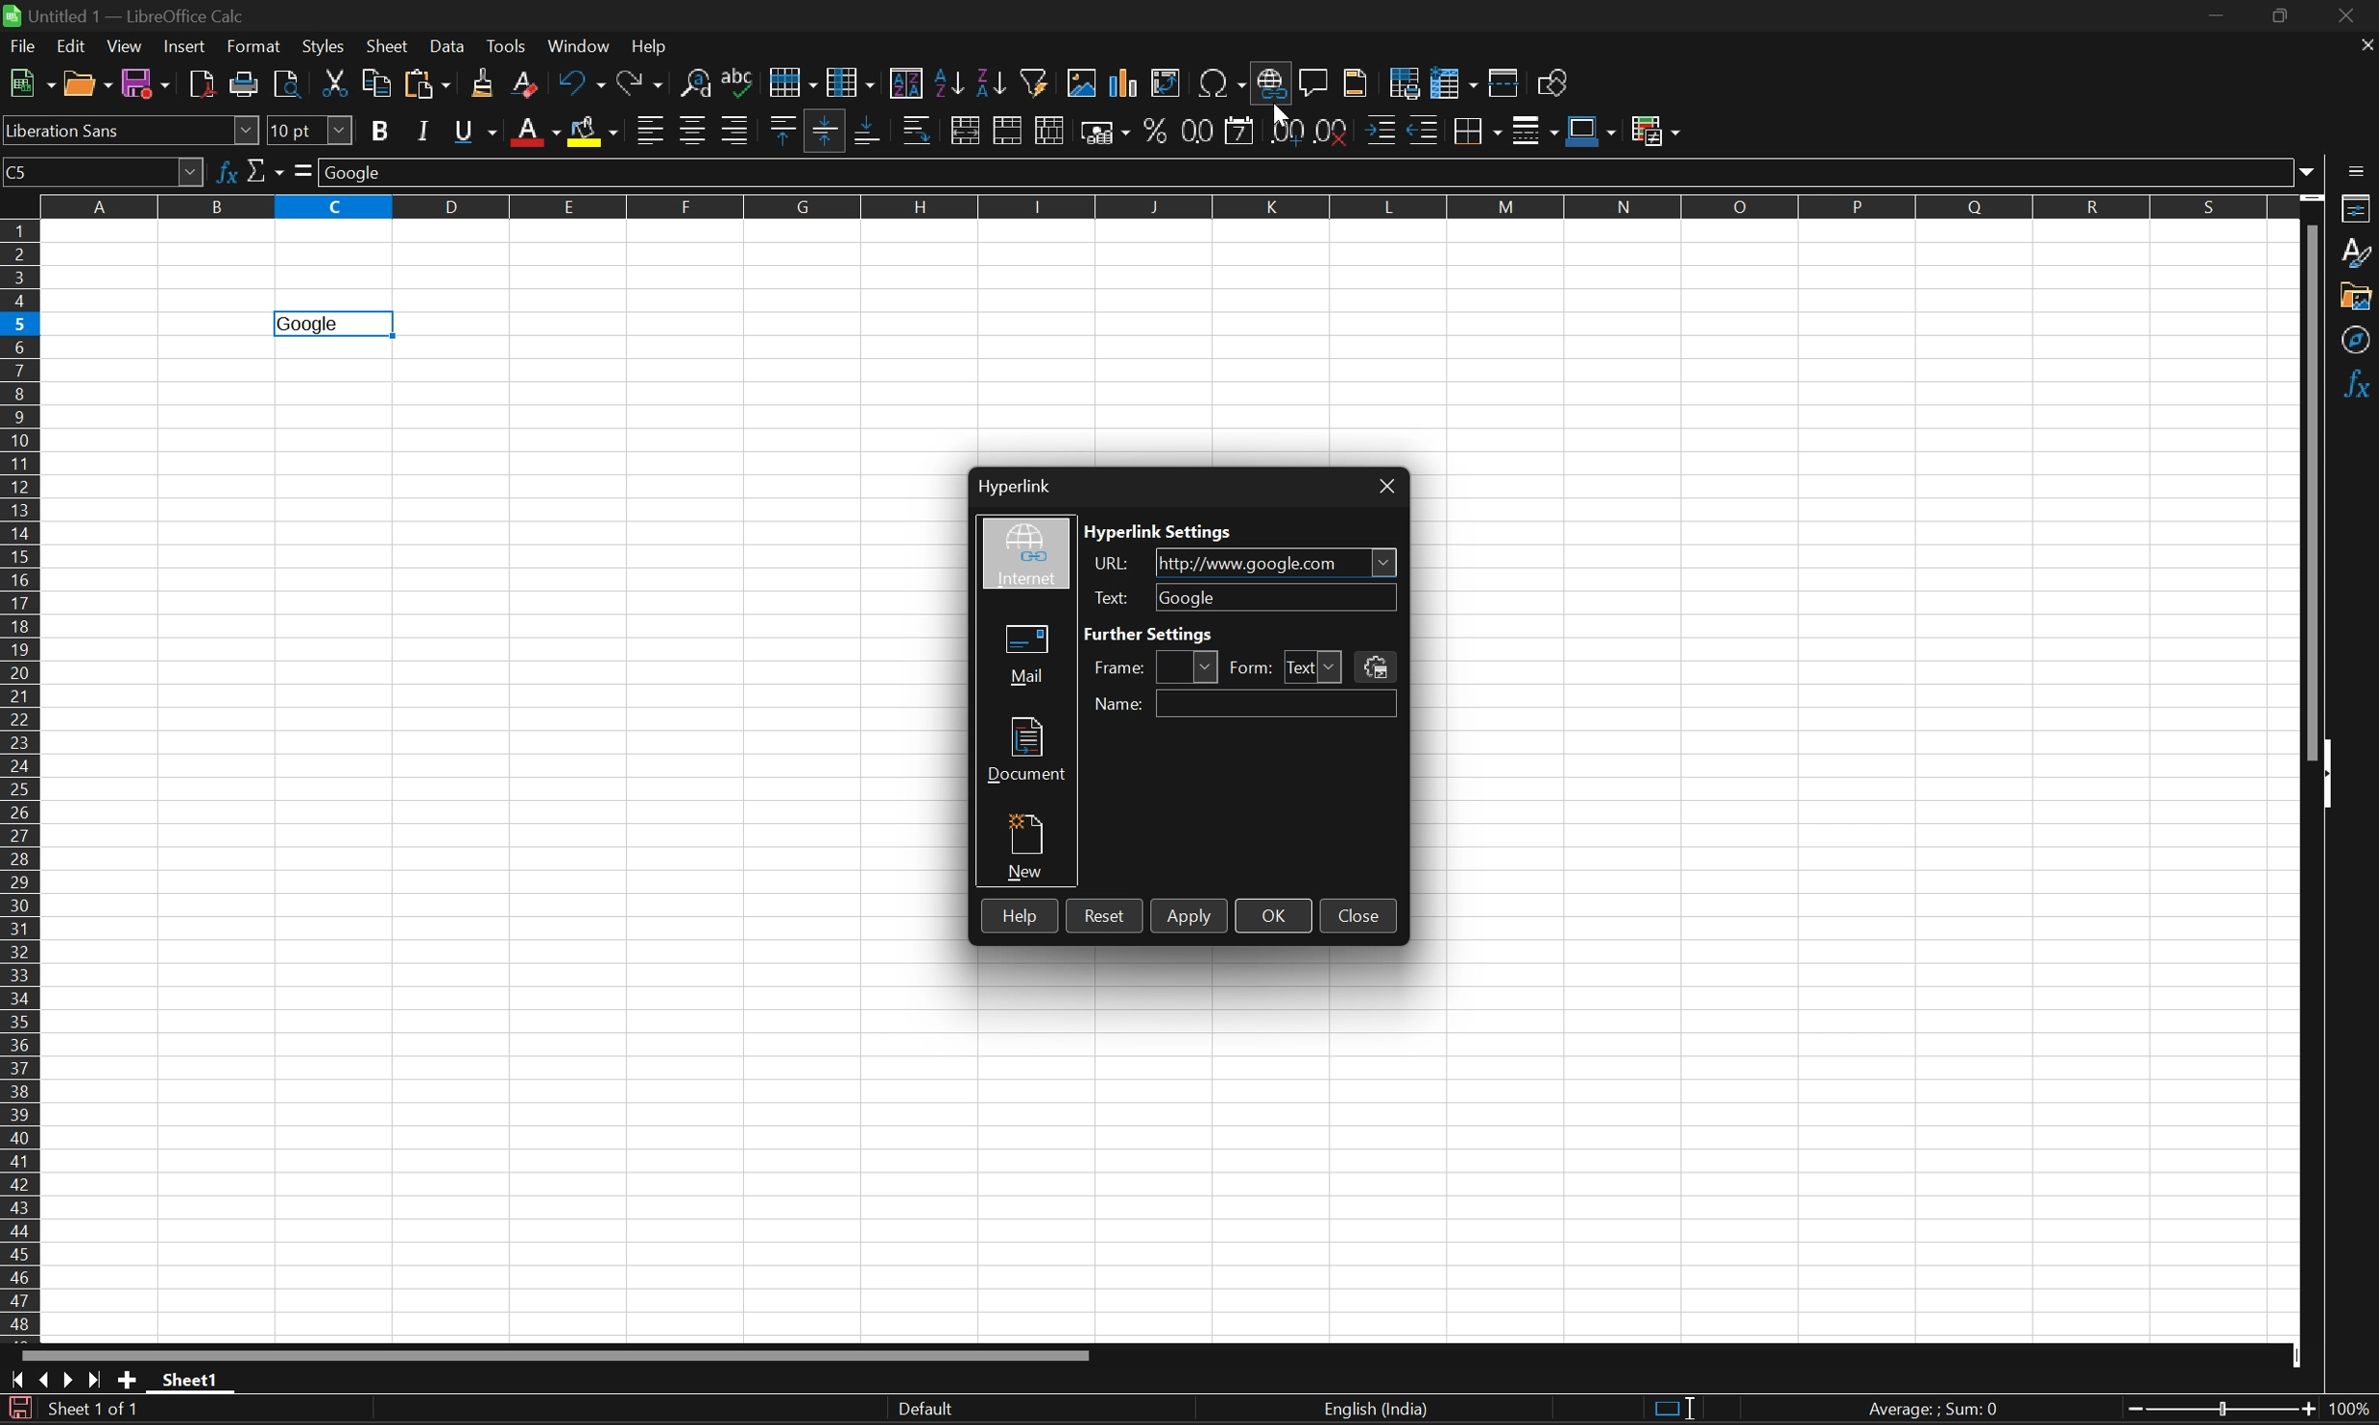 The image size is (2379, 1425). I want to click on Close, so click(1385, 487).